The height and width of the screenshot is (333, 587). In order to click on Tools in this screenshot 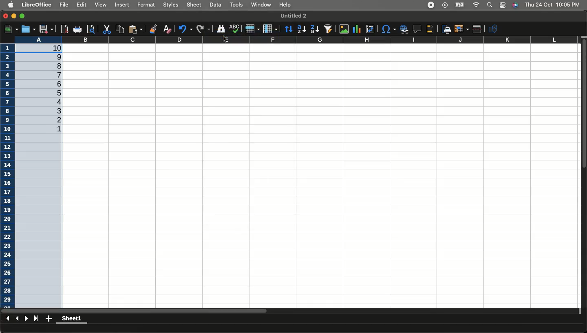, I will do `click(236, 5)`.